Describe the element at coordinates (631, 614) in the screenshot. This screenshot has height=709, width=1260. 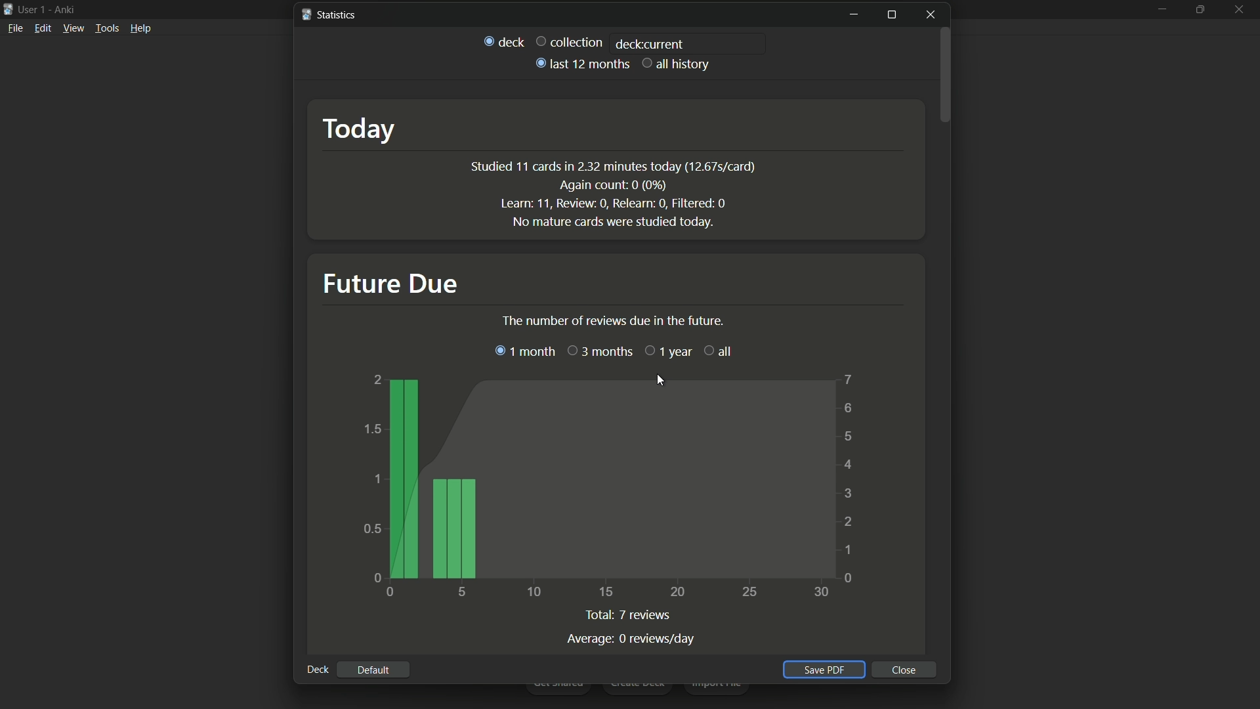
I see `total 7 reviews` at that location.